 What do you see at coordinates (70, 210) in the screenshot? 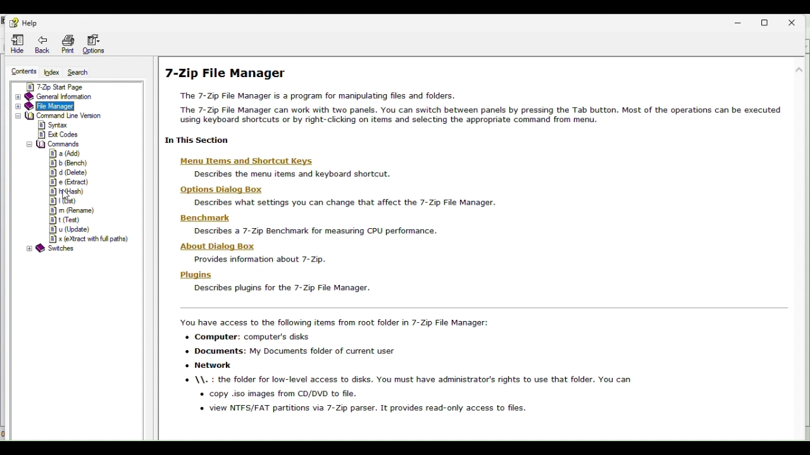
I see `m(rename)` at bounding box center [70, 210].